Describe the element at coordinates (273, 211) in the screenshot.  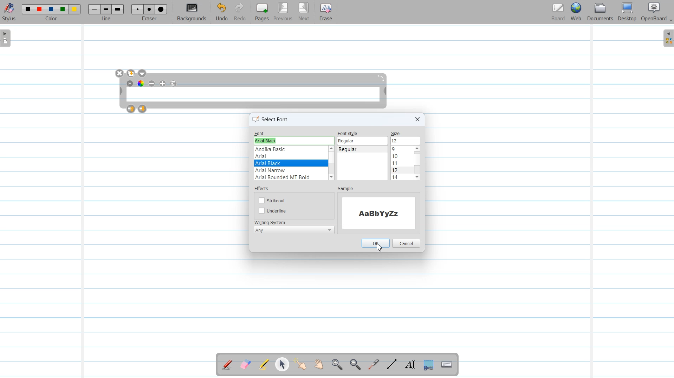
I see `Underline` at that location.